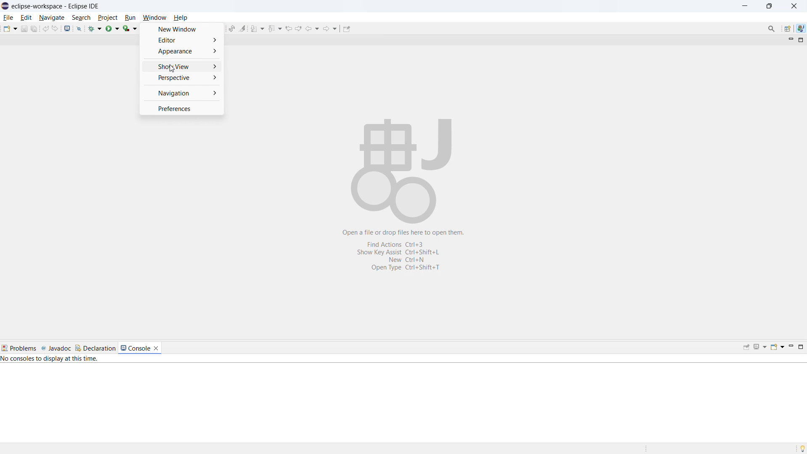 The height and width of the screenshot is (454, 807). Describe the element at coordinates (10, 29) in the screenshot. I see `new` at that location.